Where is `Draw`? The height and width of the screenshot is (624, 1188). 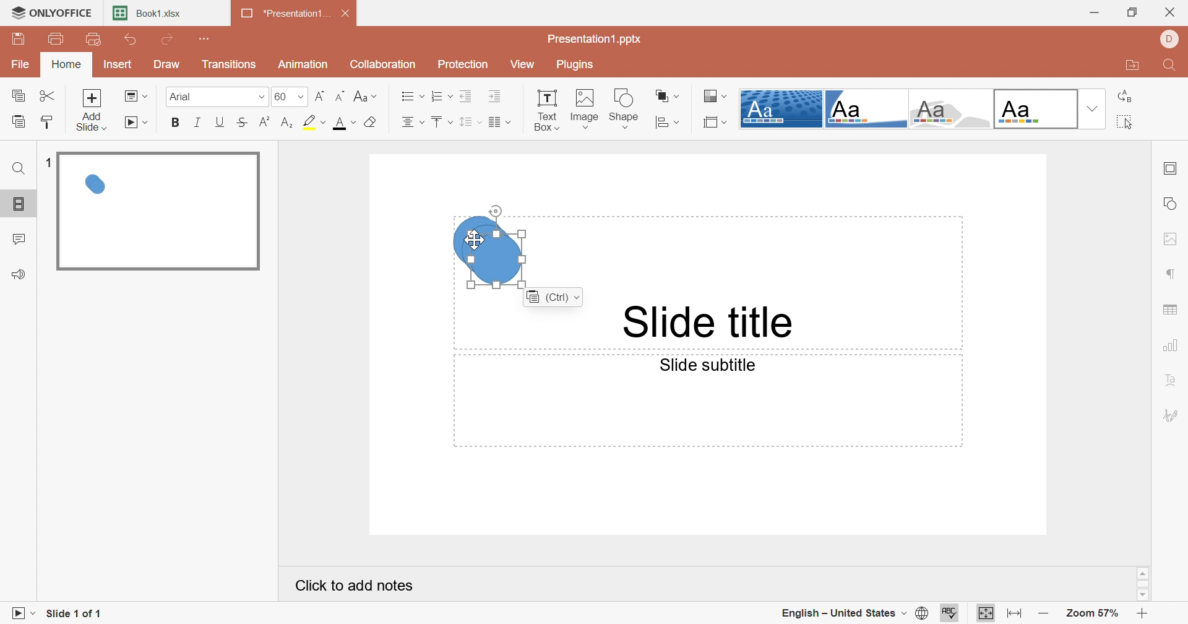
Draw is located at coordinates (169, 64).